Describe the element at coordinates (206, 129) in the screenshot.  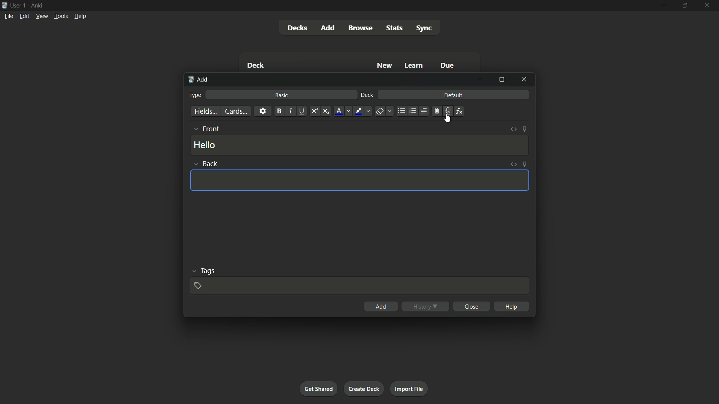
I see `front` at that location.